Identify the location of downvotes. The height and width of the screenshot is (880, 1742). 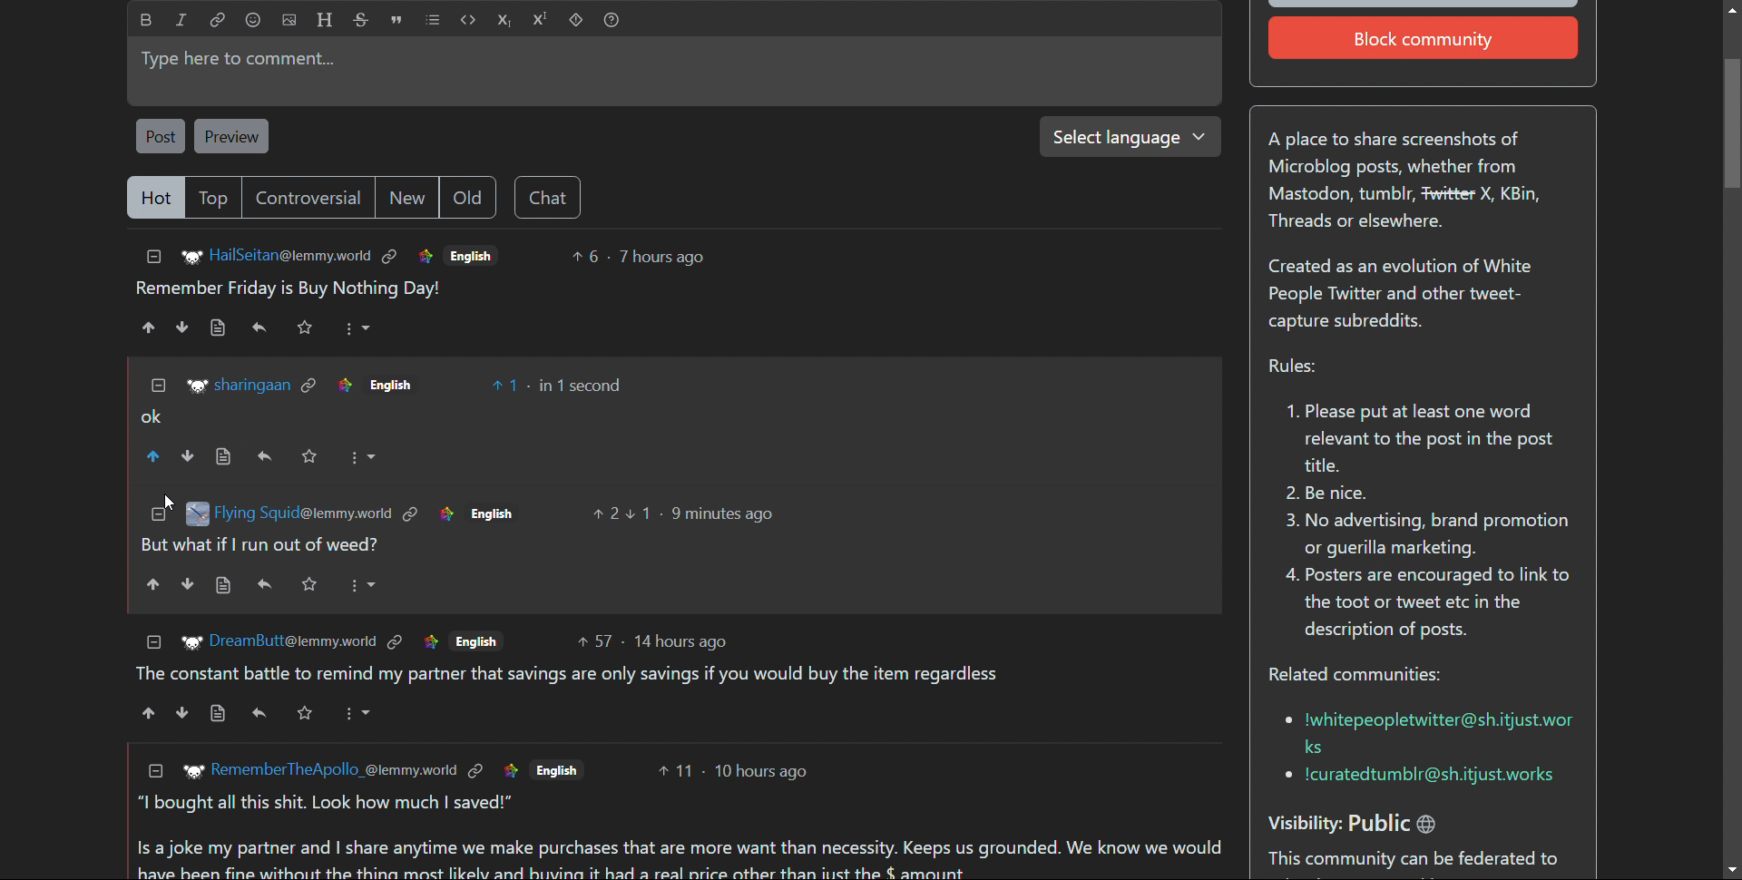
(191, 455).